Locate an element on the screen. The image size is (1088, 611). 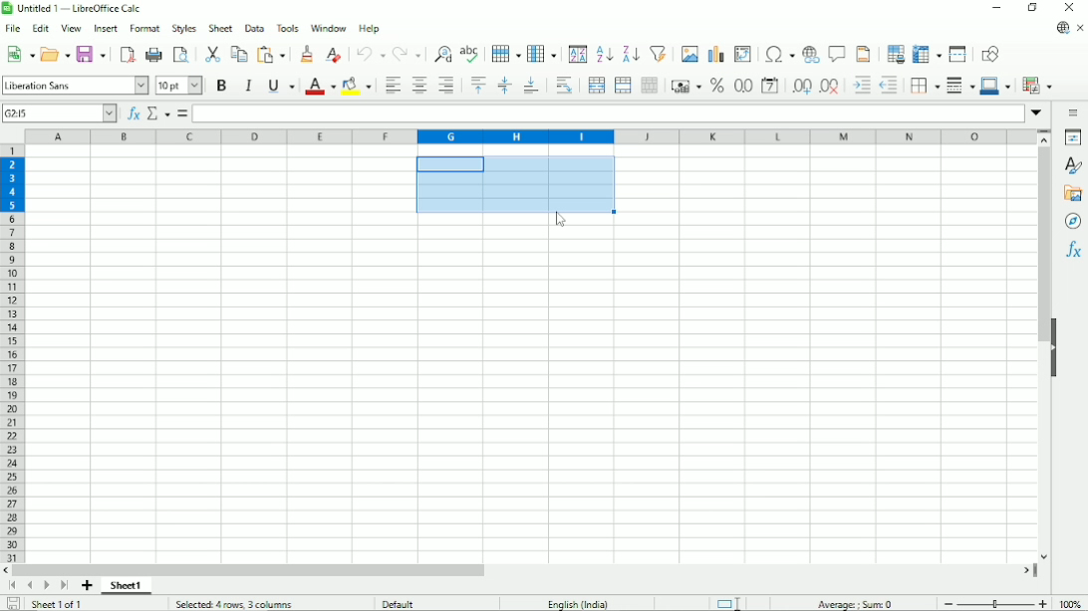
Save is located at coordinates (91, 55).